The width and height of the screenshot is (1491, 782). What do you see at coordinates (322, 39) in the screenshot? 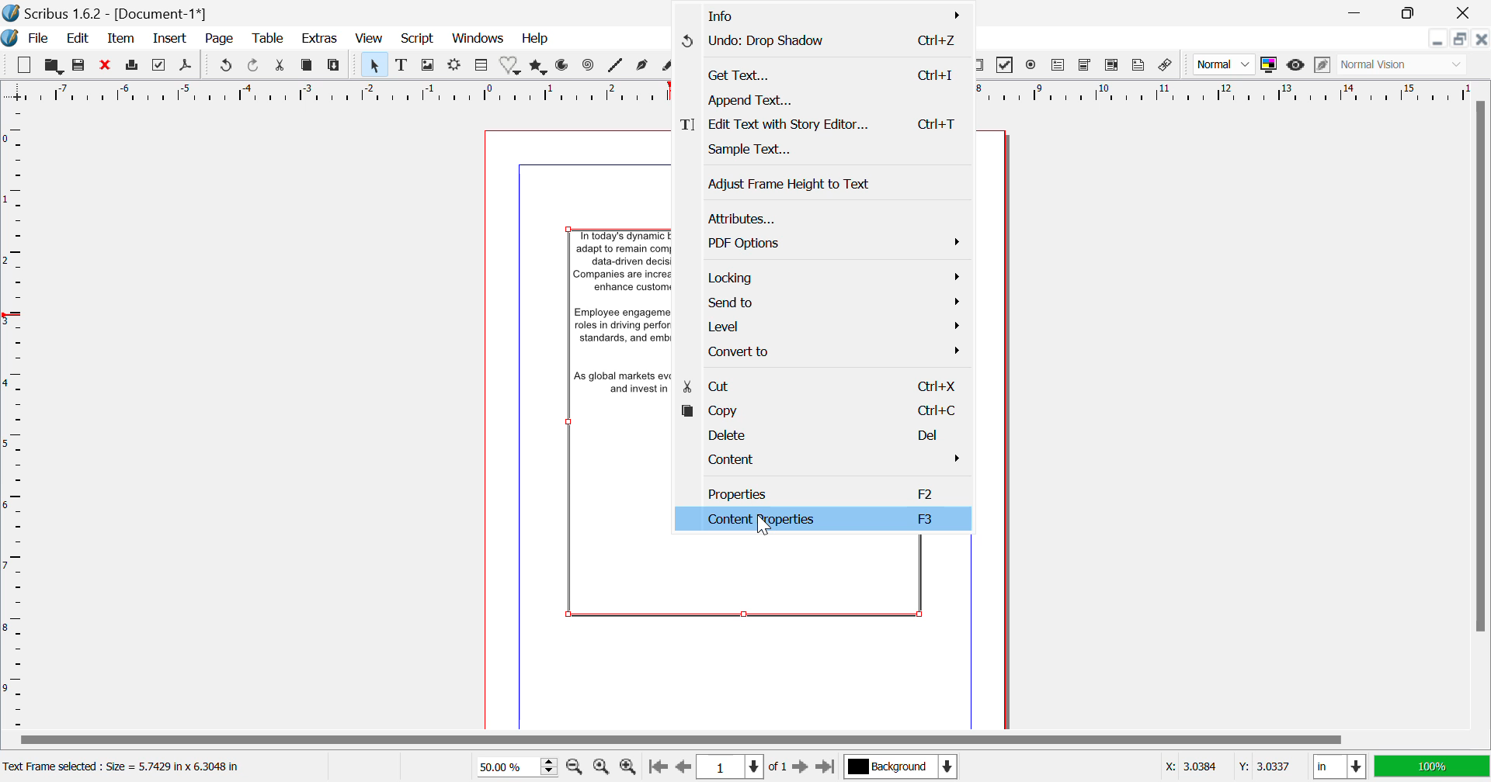
I see `Extras` at bounding box center [322, 39].